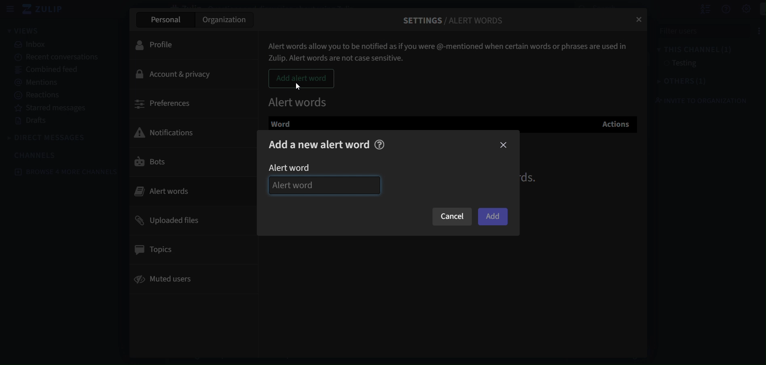 The width and height of the screenshot is (766, 365). Describe the element at coordinates (169, 220) in the screenshot. I see `uploaded files` at that location.